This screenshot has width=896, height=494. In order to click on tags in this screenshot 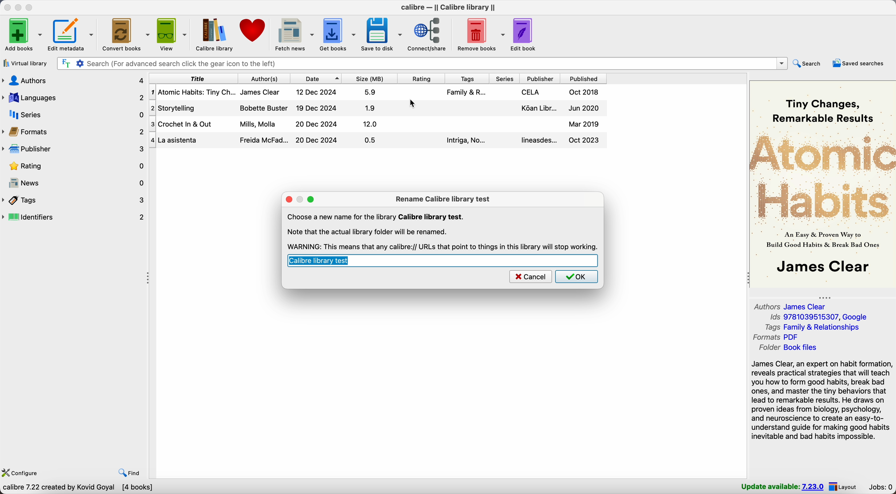, I will do `click(466, 79)`.